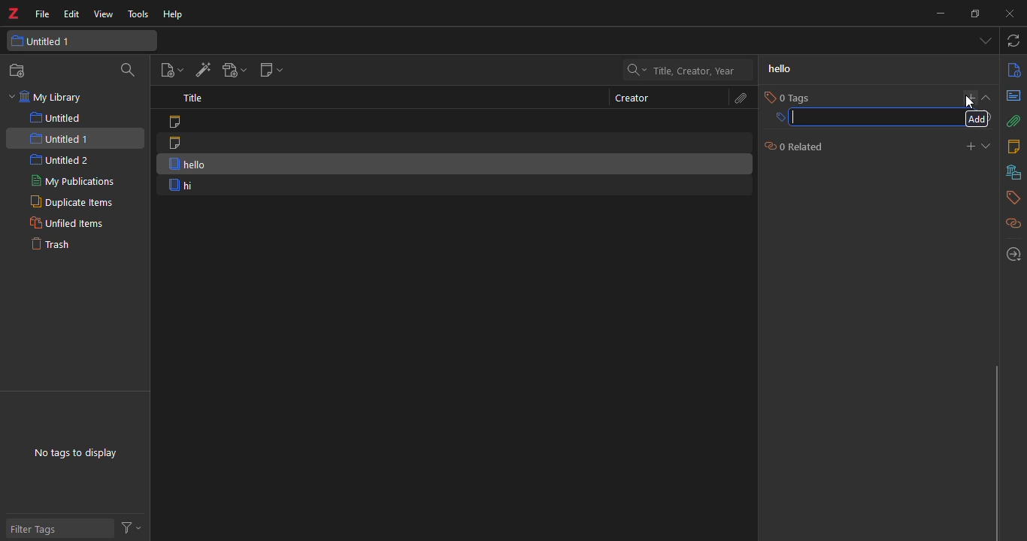 This screenshot has width=1027, height=541. What do you see at coordinates (1012, 71) in the screenshot?
I see `info` at bounding box center [1012, 71].